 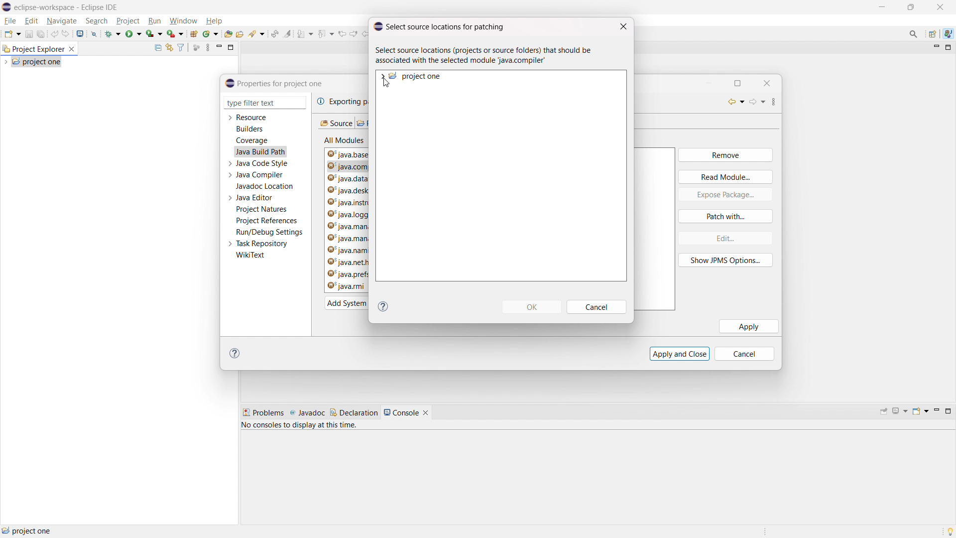 What do you see at coordinates (260, 151) in the screenshot?
I see `java build path selected` at bounding box center [260, 151].